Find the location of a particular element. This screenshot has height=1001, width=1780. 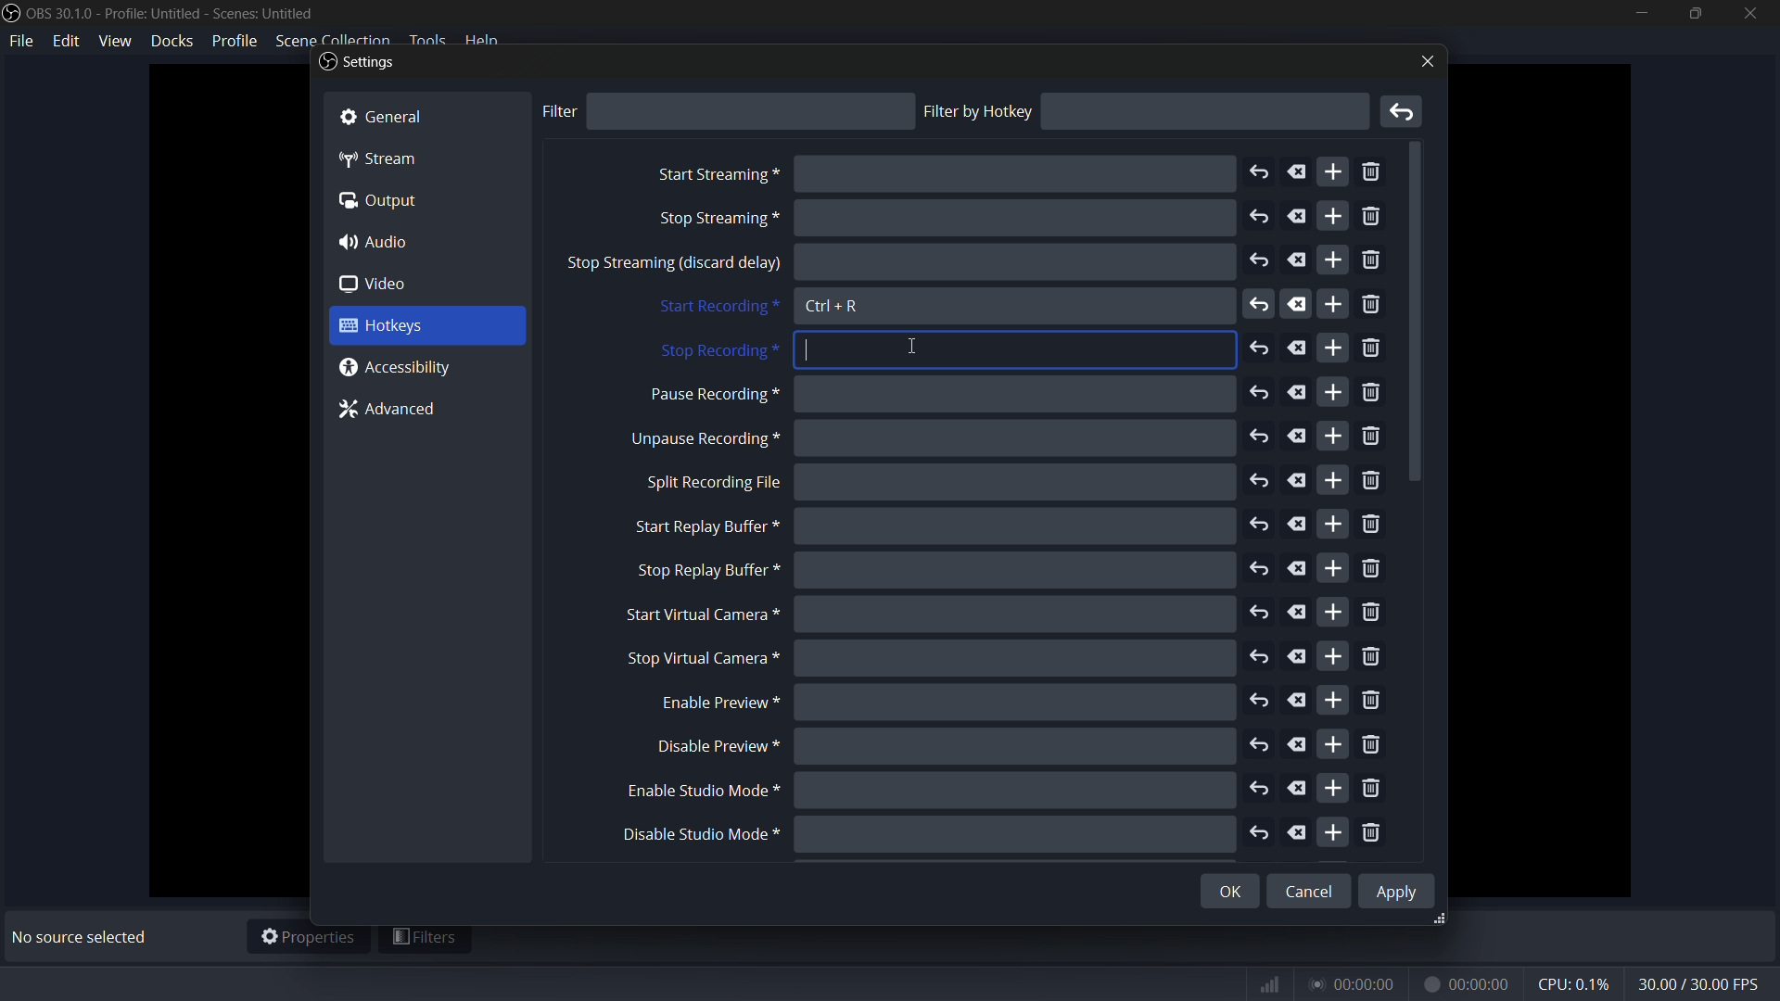

add more is located at coordinates (1333, 173).